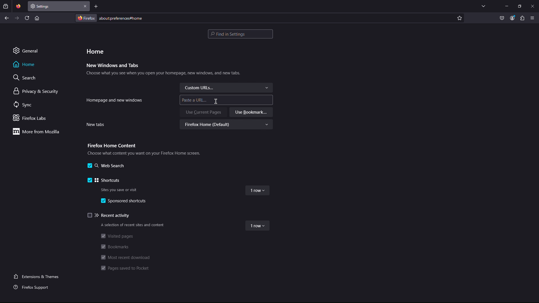 Image resolution: width=539 pixels, height=303 pixels. Describe the element at coordinates (115, 247) in the screenshot. I see `Bookmarks` at that location.